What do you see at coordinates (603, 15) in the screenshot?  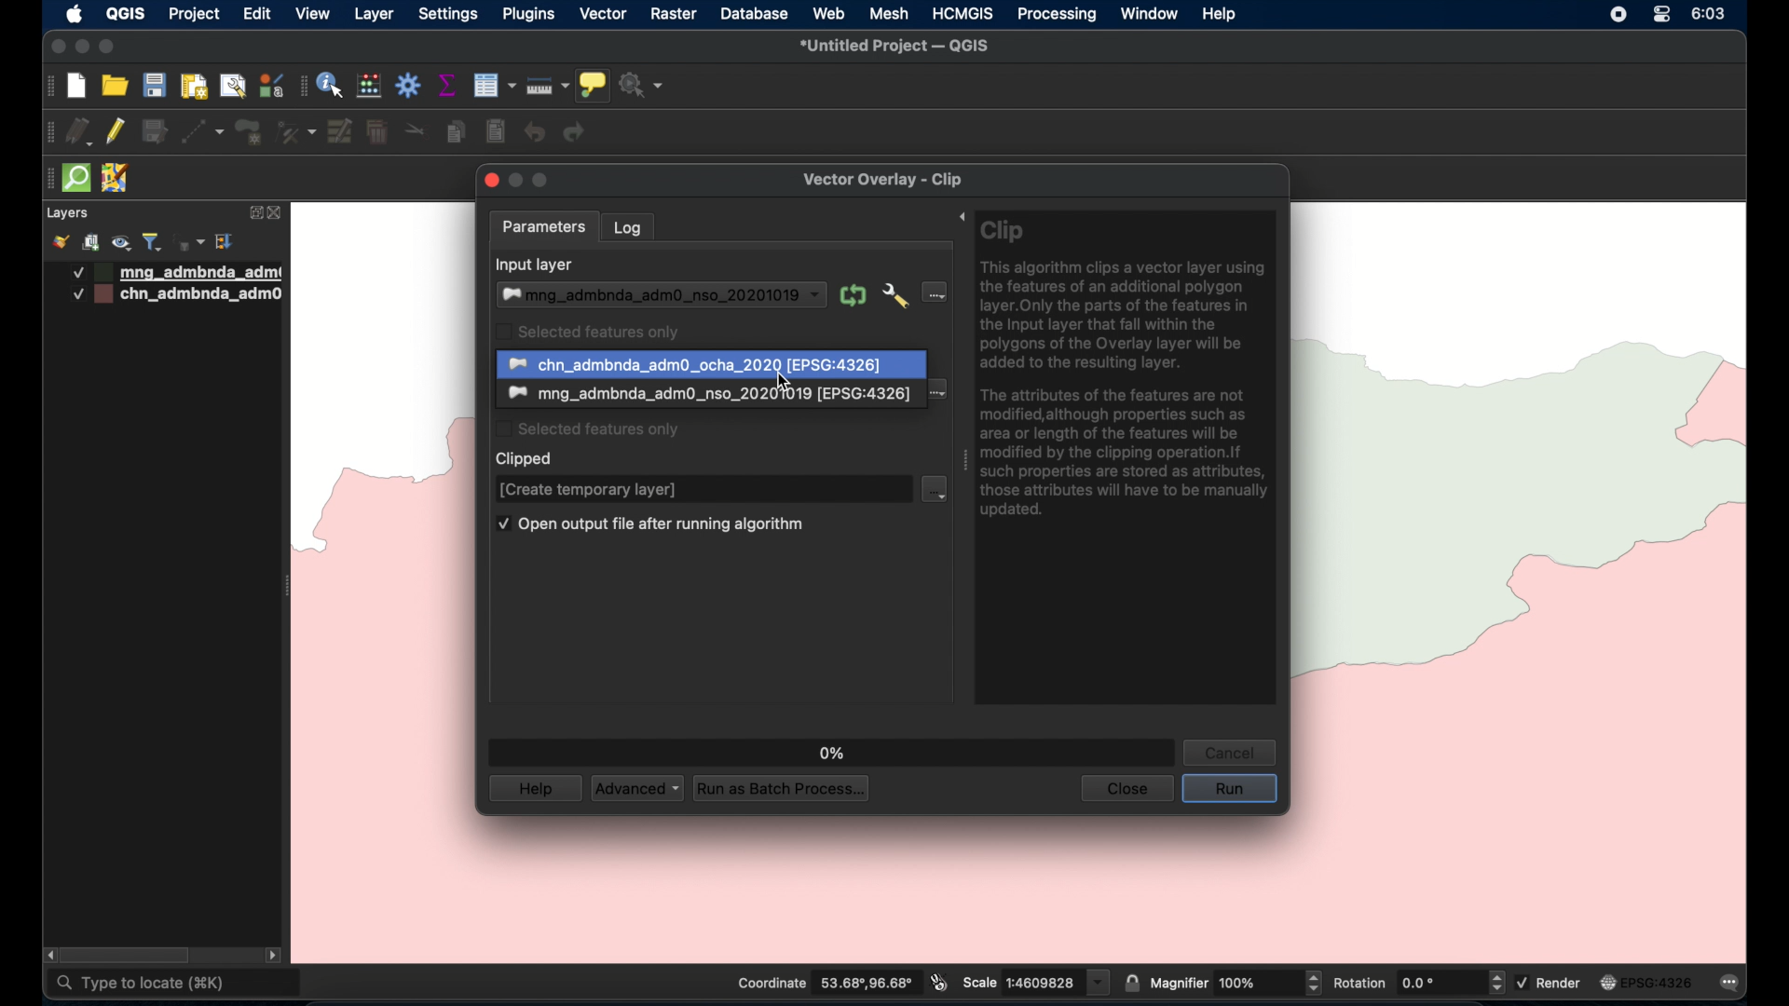 I see `vector` at bounding box center [603, 15].